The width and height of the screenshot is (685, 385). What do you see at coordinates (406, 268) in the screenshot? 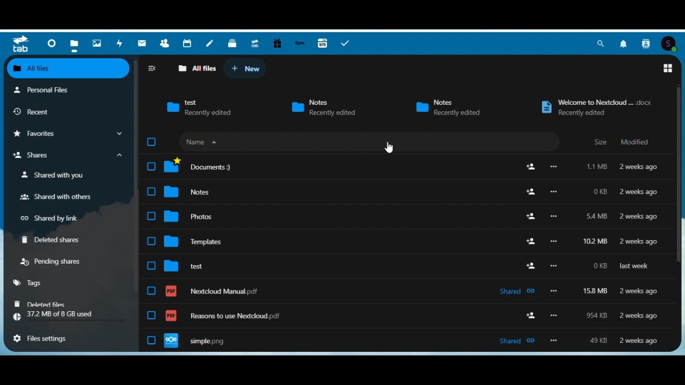
I see `text` at bounding box center [406, 268].